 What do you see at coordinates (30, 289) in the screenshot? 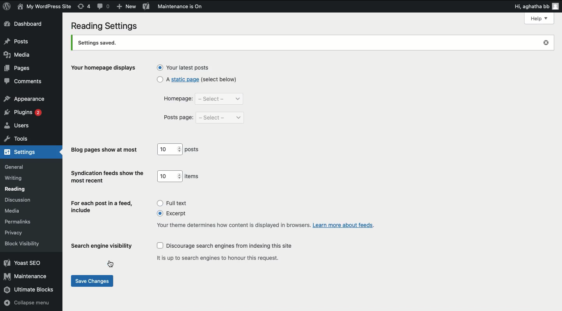
I see `ultimate blocks` at bounding box center [30, 289].